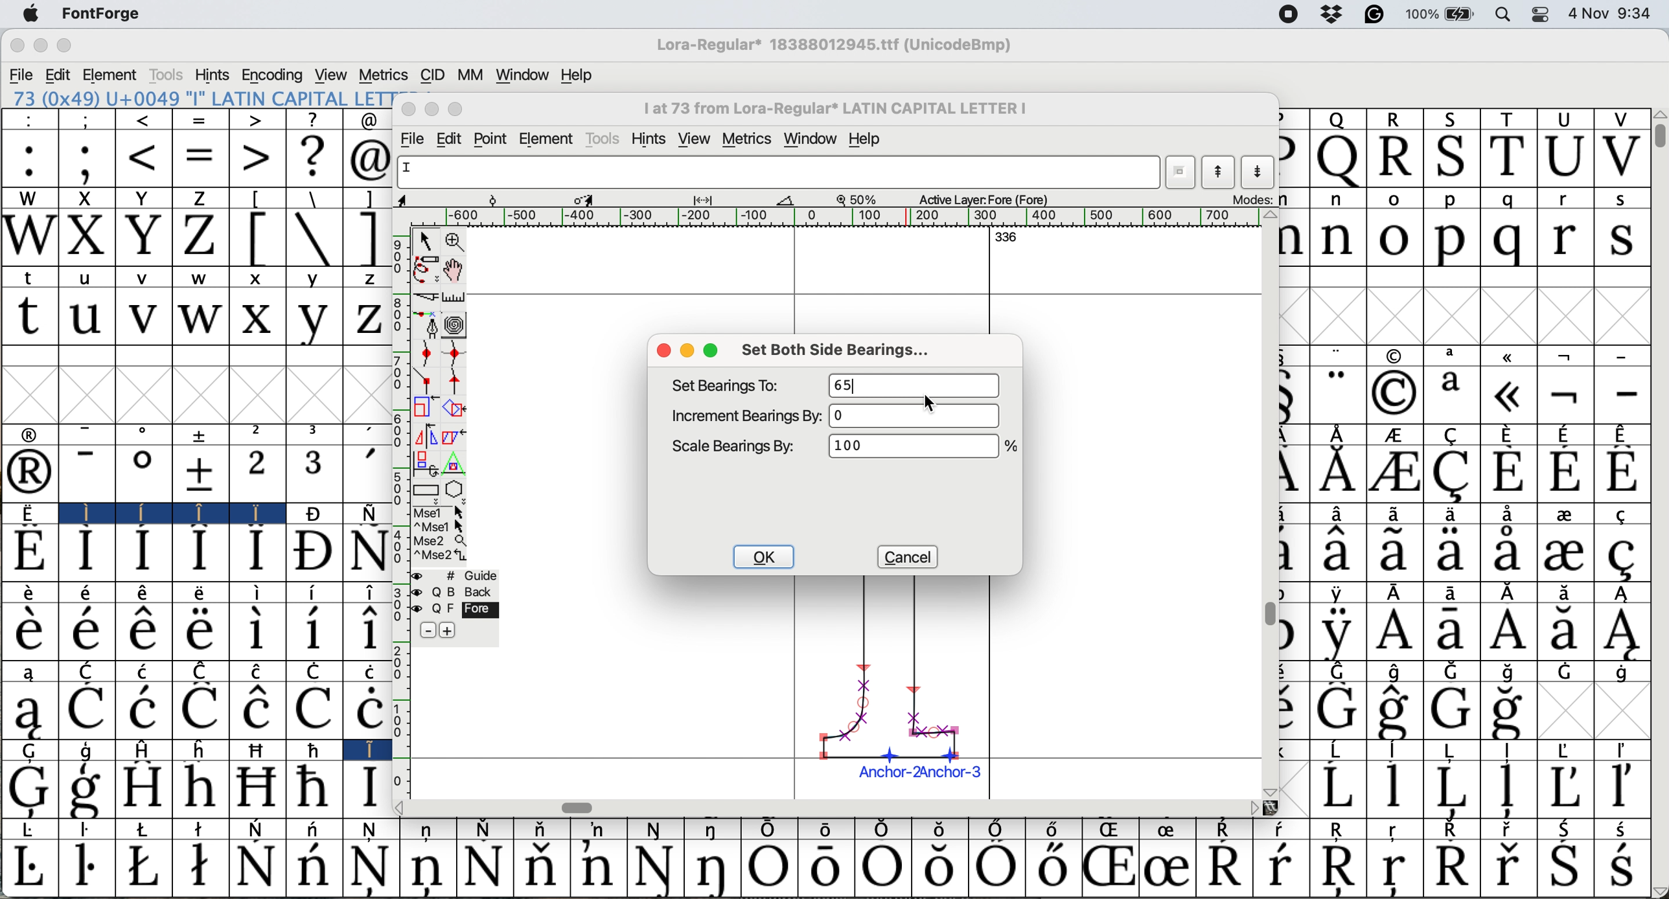 The width and height of the screenshot is (1669, 899). I want to click on Symbol, so click(1394, 631).